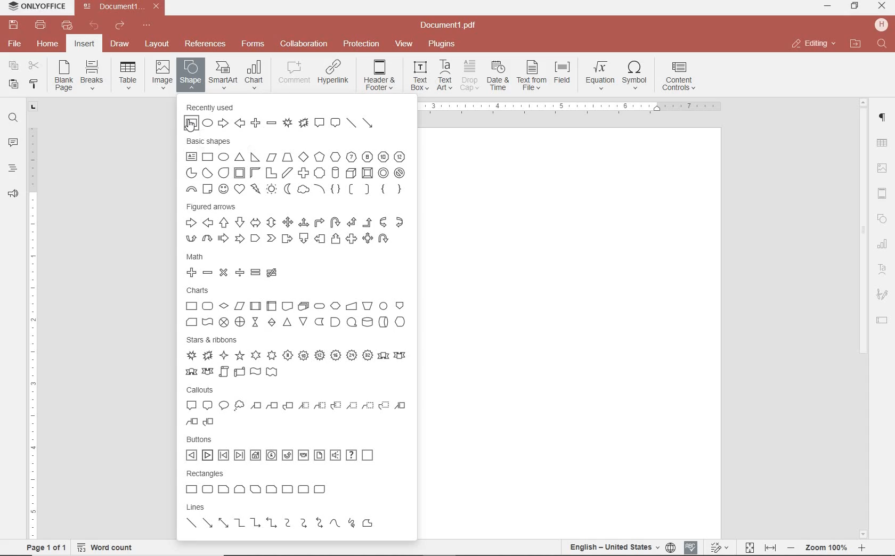  I want to click on ruler, so click(34, 325).